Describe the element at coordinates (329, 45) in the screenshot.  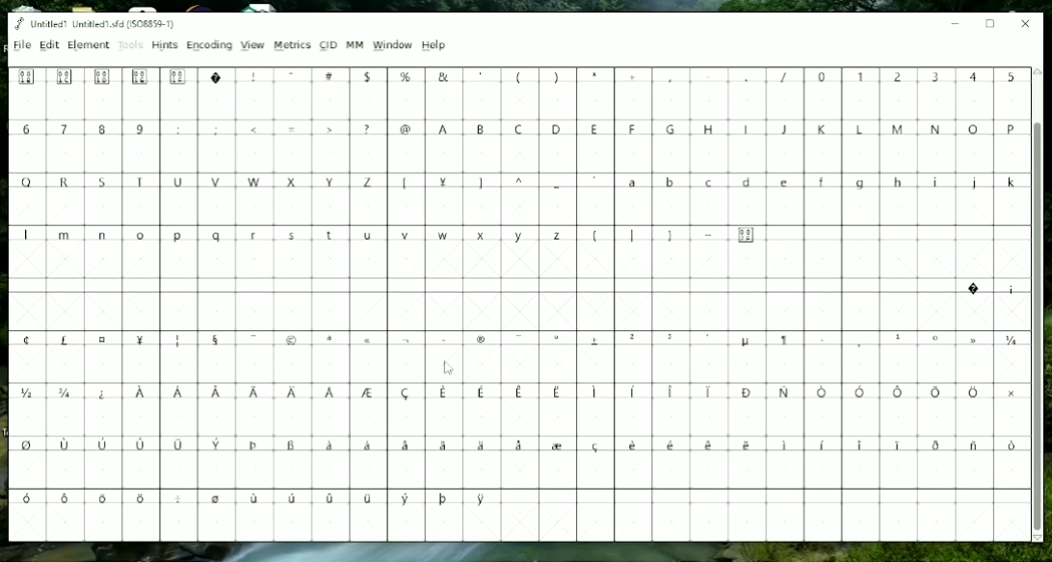
I see `CID` at that location.